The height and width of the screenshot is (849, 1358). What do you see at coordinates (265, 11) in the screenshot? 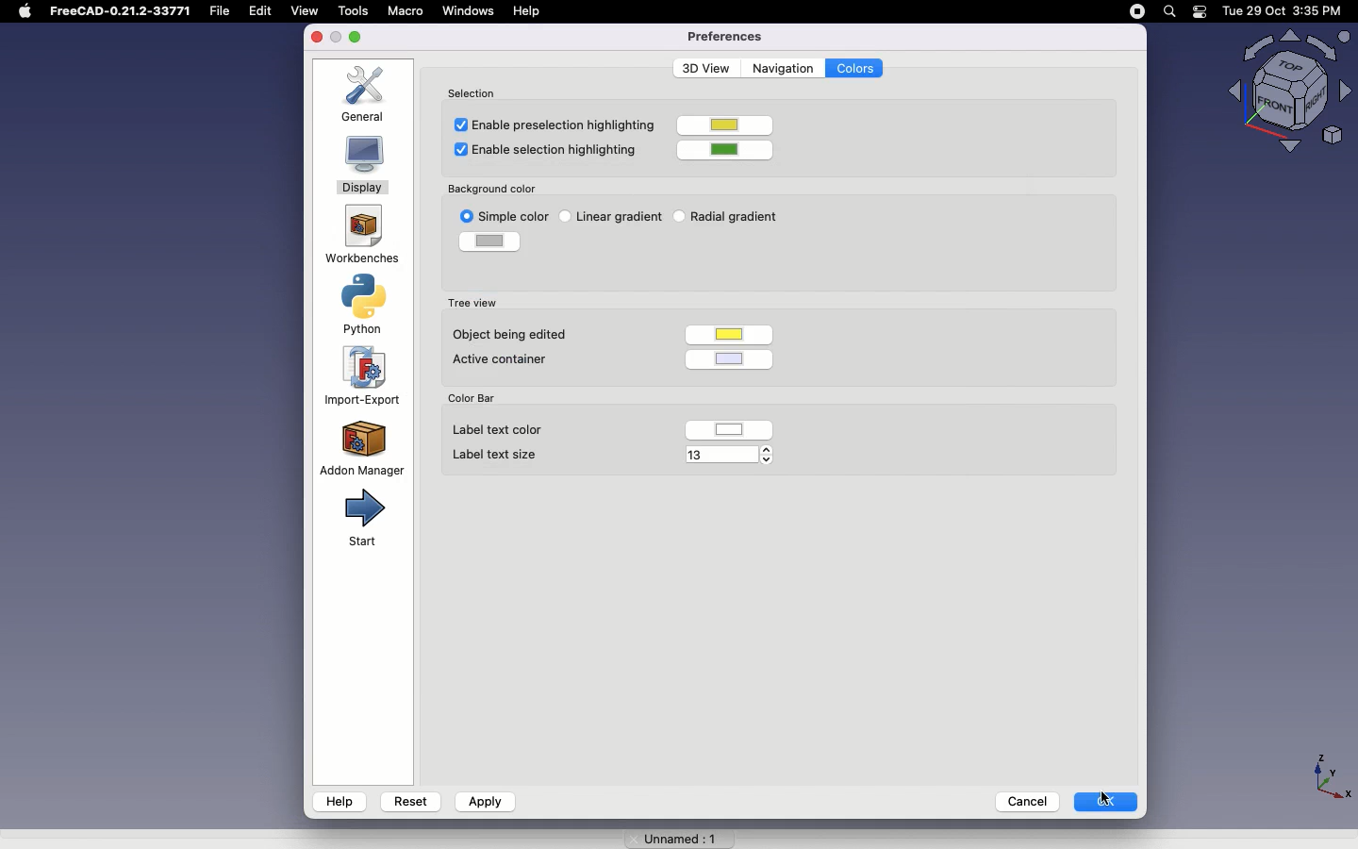
I see `Edit` at bounding box center [265, 11].